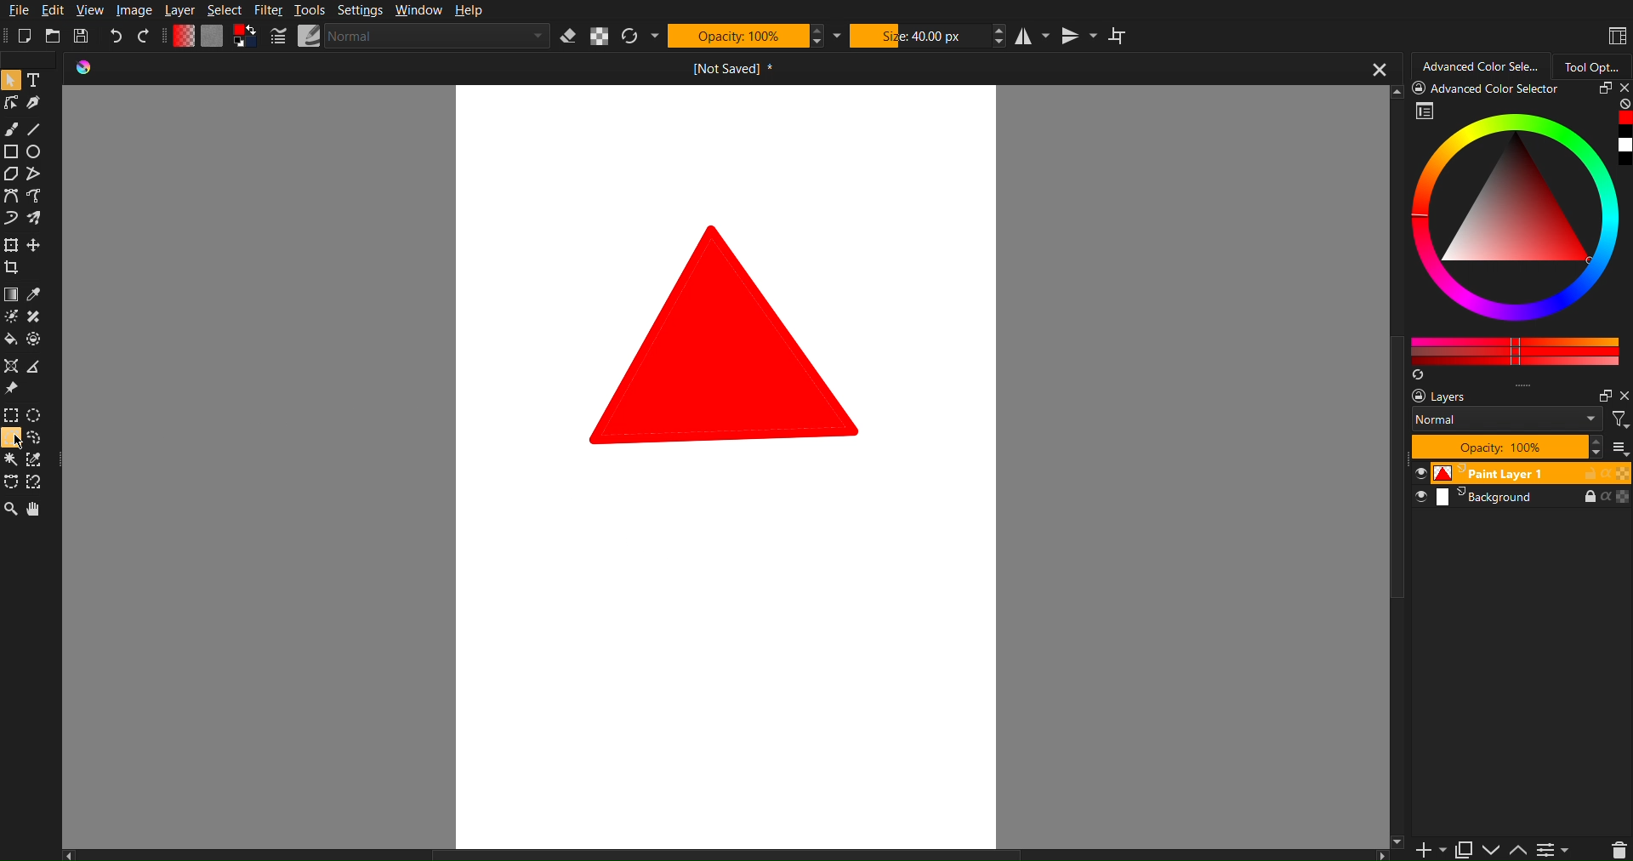 Image resolution: width=1633 pixels, height=861 pixels. Describe the element at coordinates (44, 128) in the screenshot. I see `Line` at that location.